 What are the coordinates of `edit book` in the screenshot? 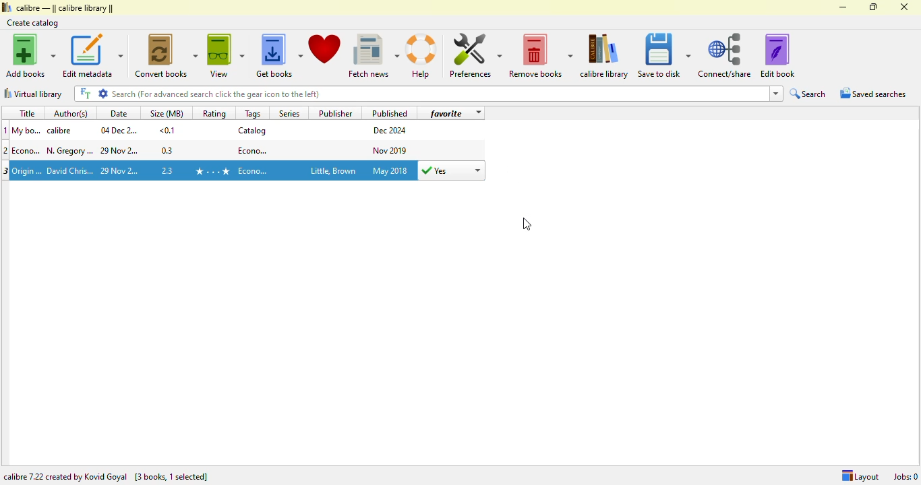 It's located at (777, 55).